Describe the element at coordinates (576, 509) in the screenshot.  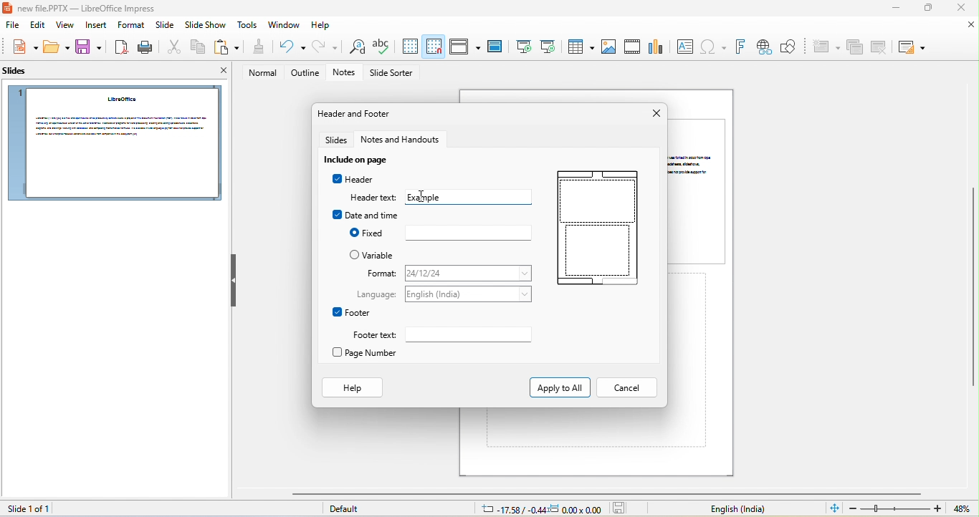
I see `dimension: 0.00x0.00` at that location.